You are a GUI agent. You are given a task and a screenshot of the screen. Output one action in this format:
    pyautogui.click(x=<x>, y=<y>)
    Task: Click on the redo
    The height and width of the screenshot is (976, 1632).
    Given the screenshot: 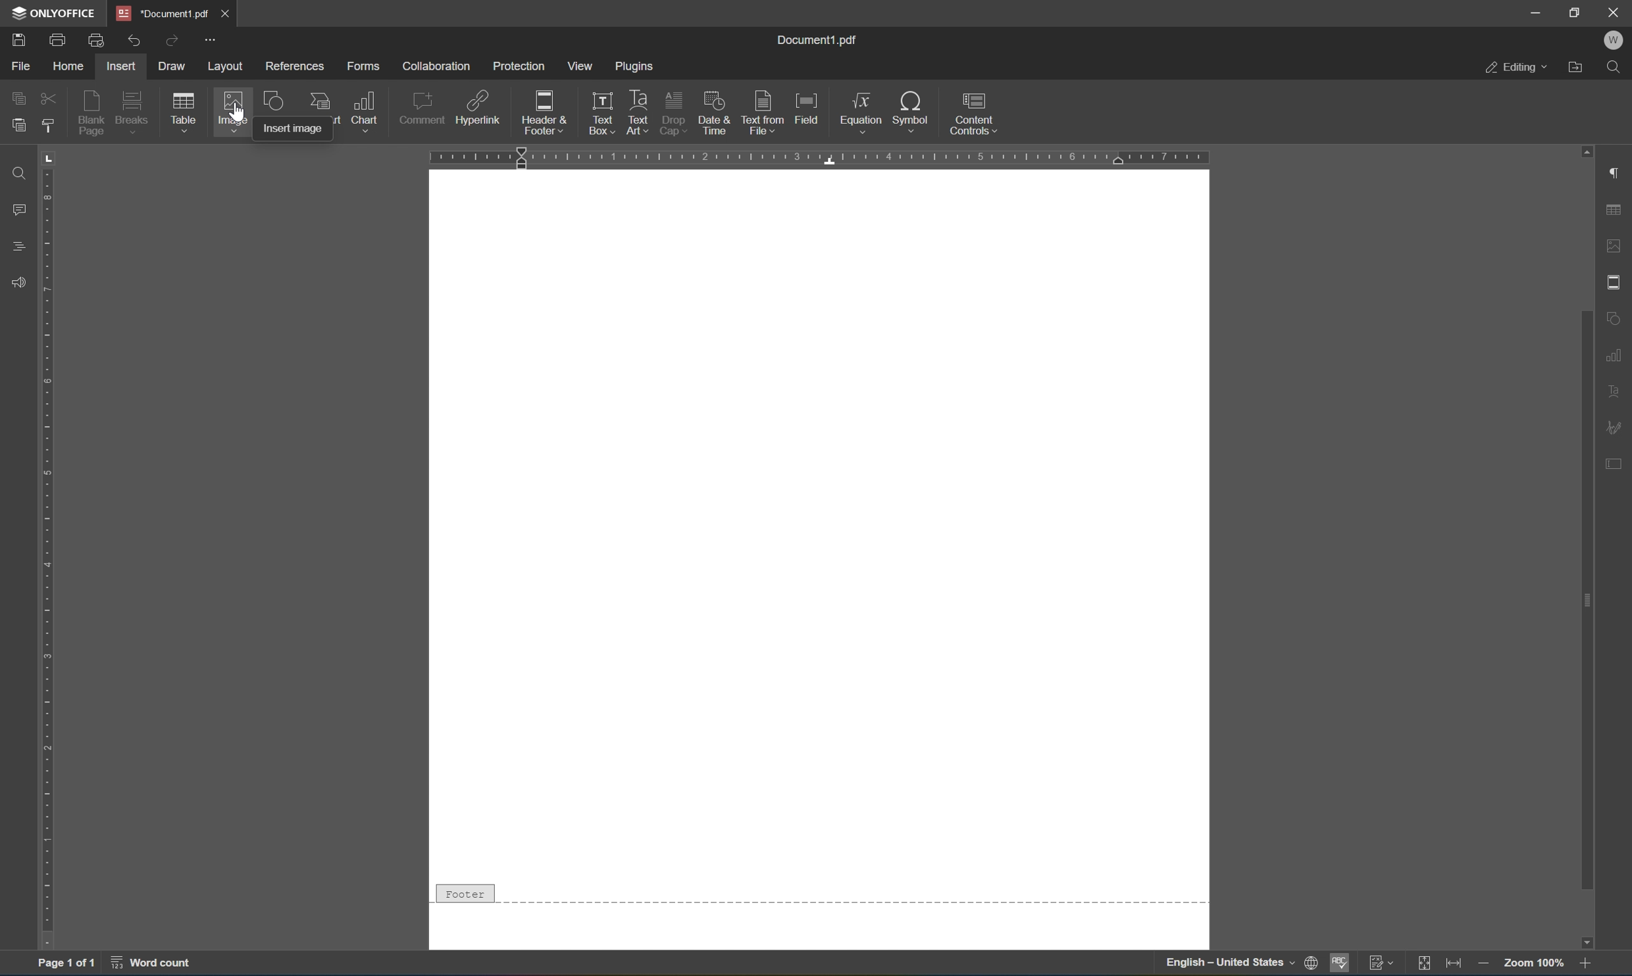 What is the action you would take?
    pyautogui.click(x=174, y=43)
    